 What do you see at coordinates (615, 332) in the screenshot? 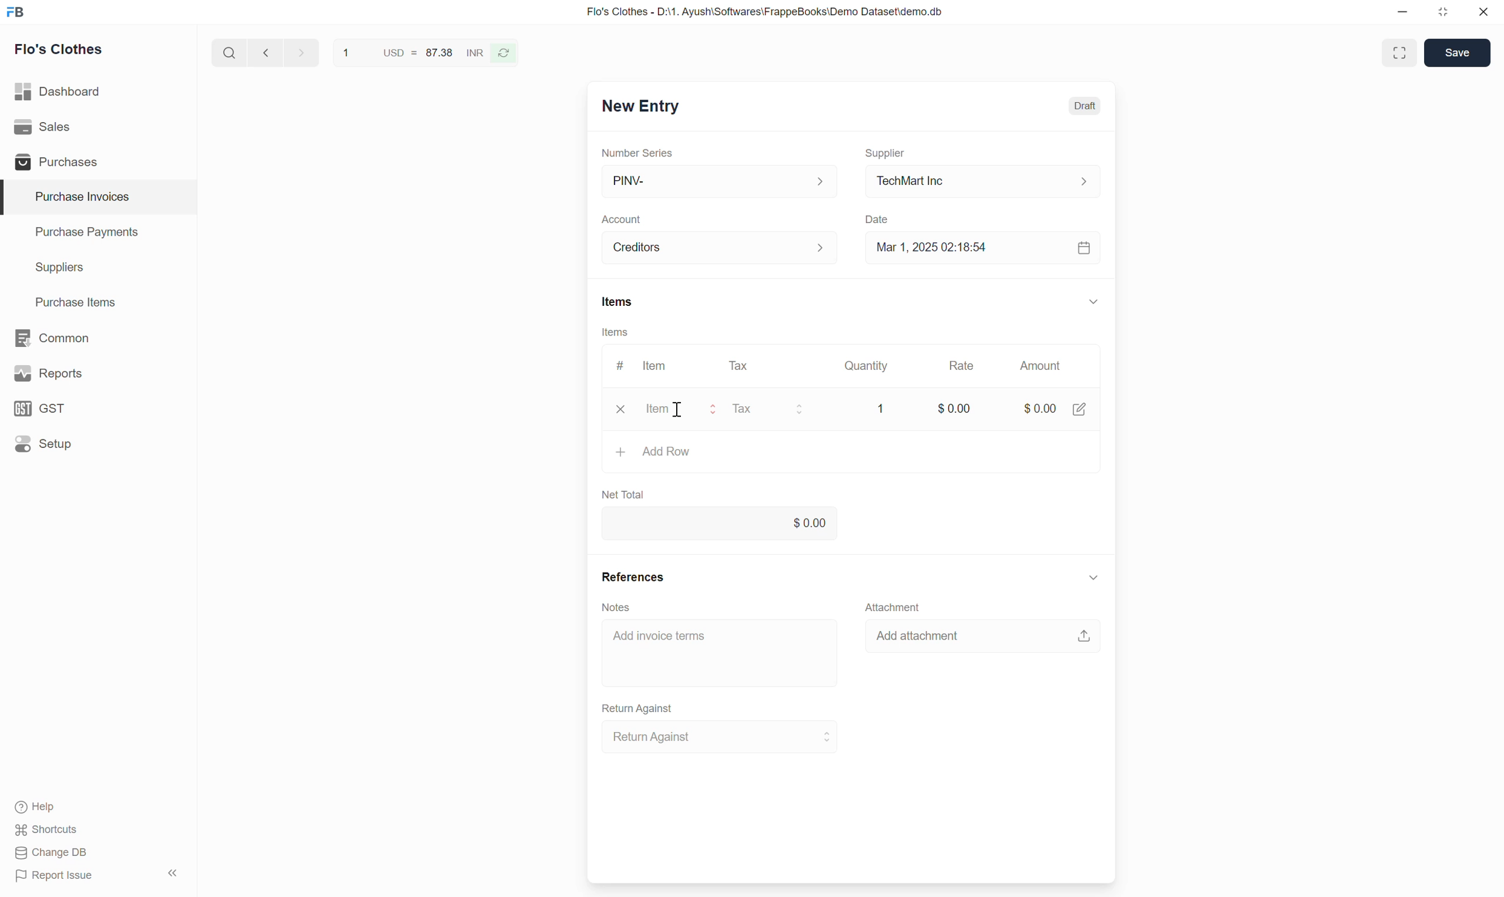
I see `Items` at bounding box center [615, 332].